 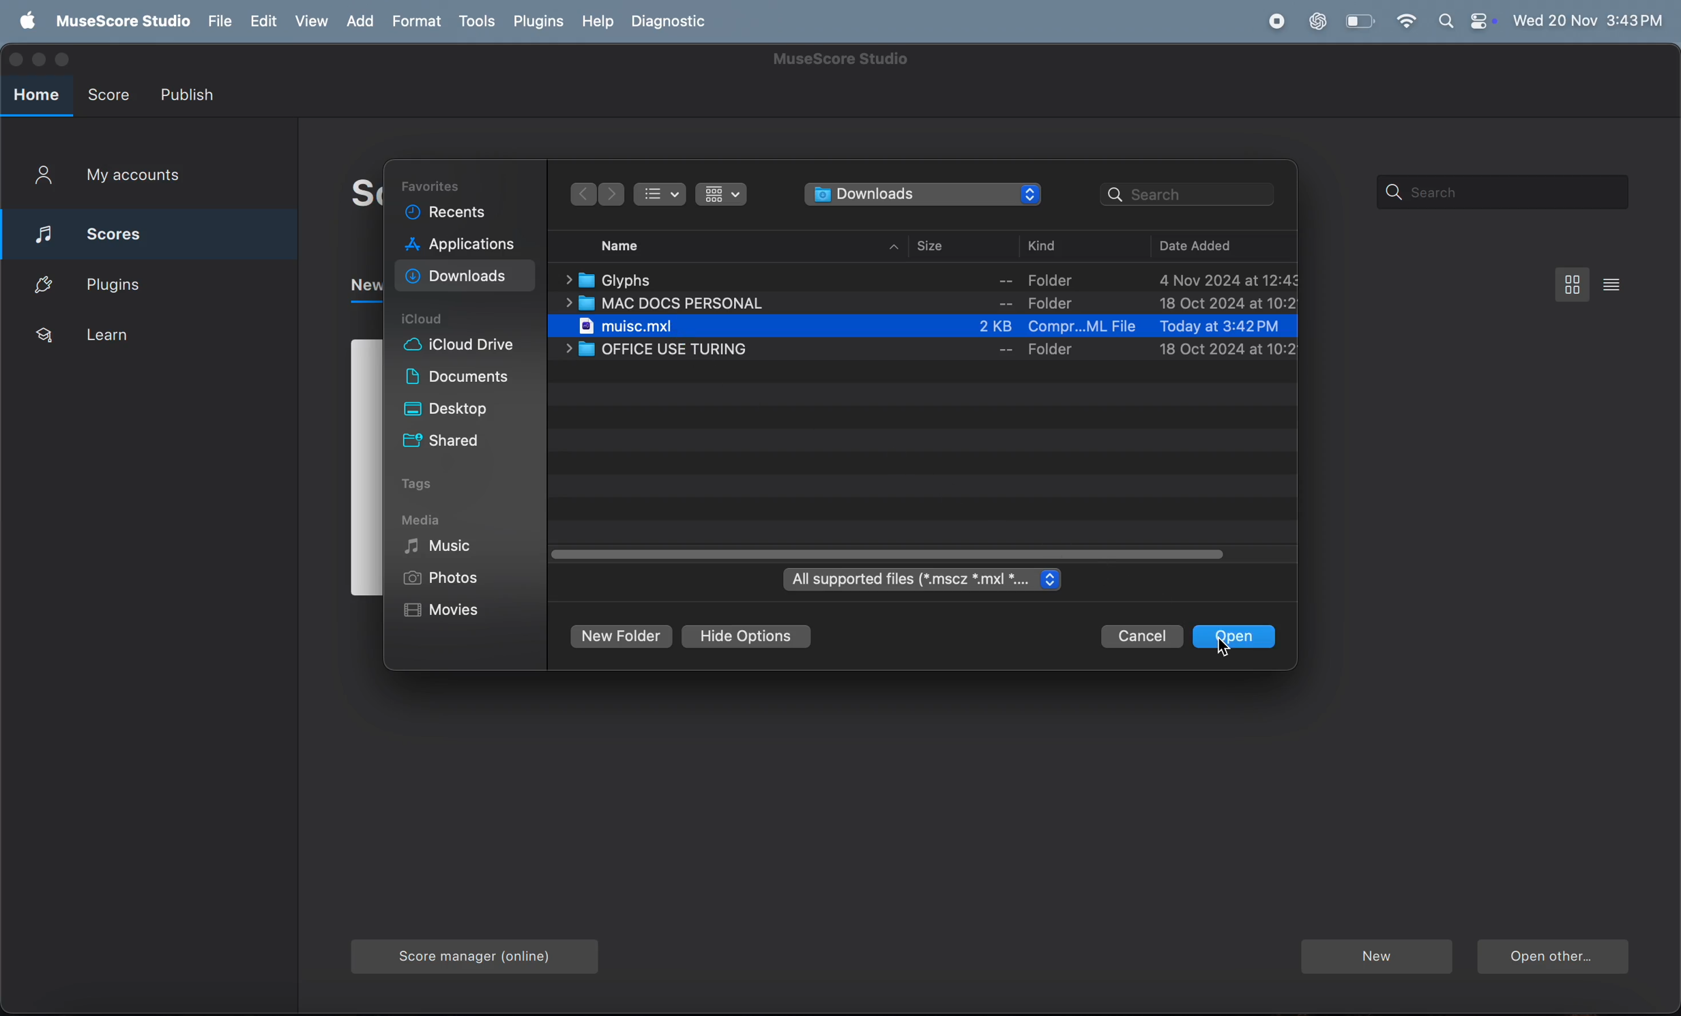 I want to click on wifi, so click(x=1406, y=22).